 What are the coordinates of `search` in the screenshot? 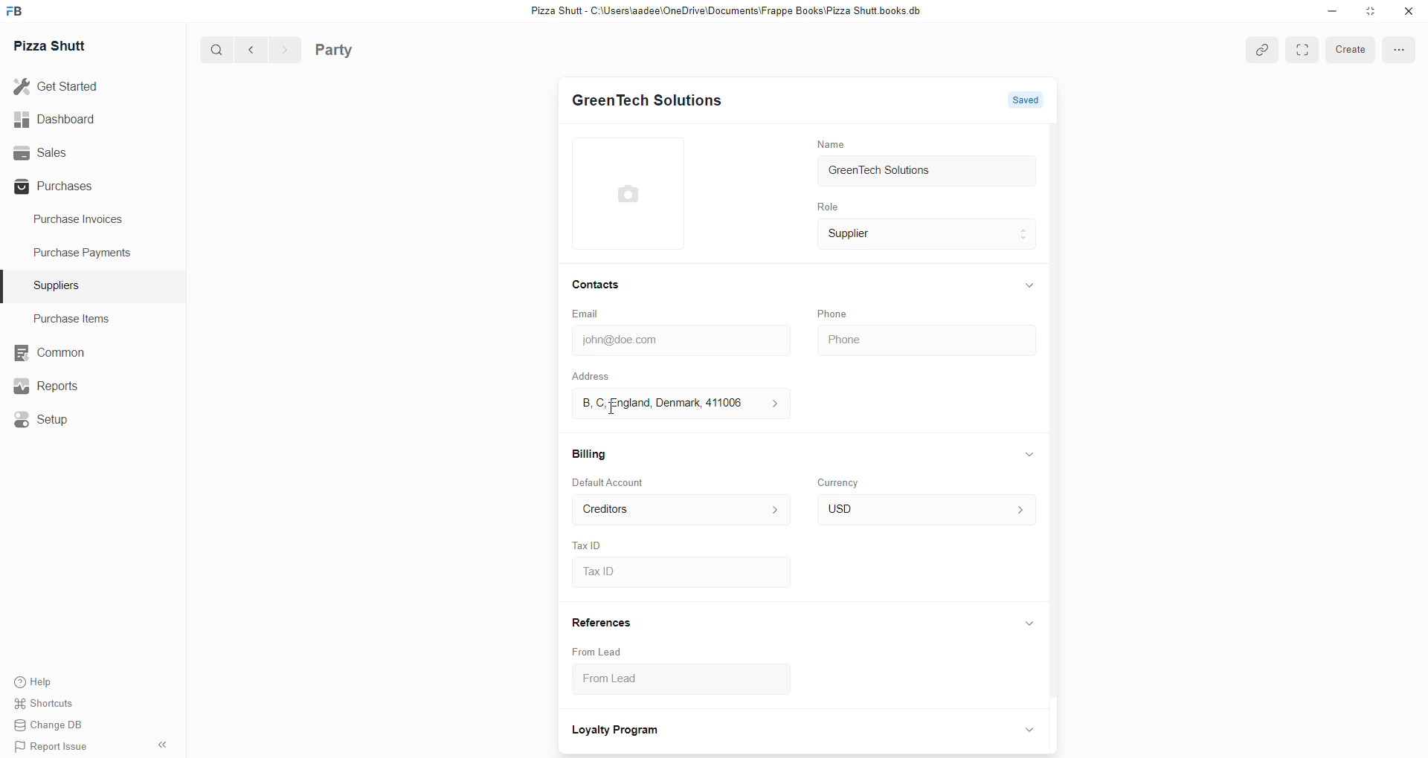 It's located at (211, 51).